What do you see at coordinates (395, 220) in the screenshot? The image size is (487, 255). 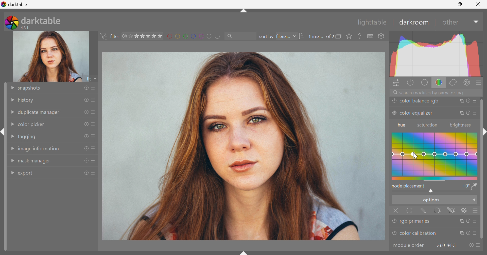 I see `'rgb primaries' is switched off` at bounding box center [395, 220].